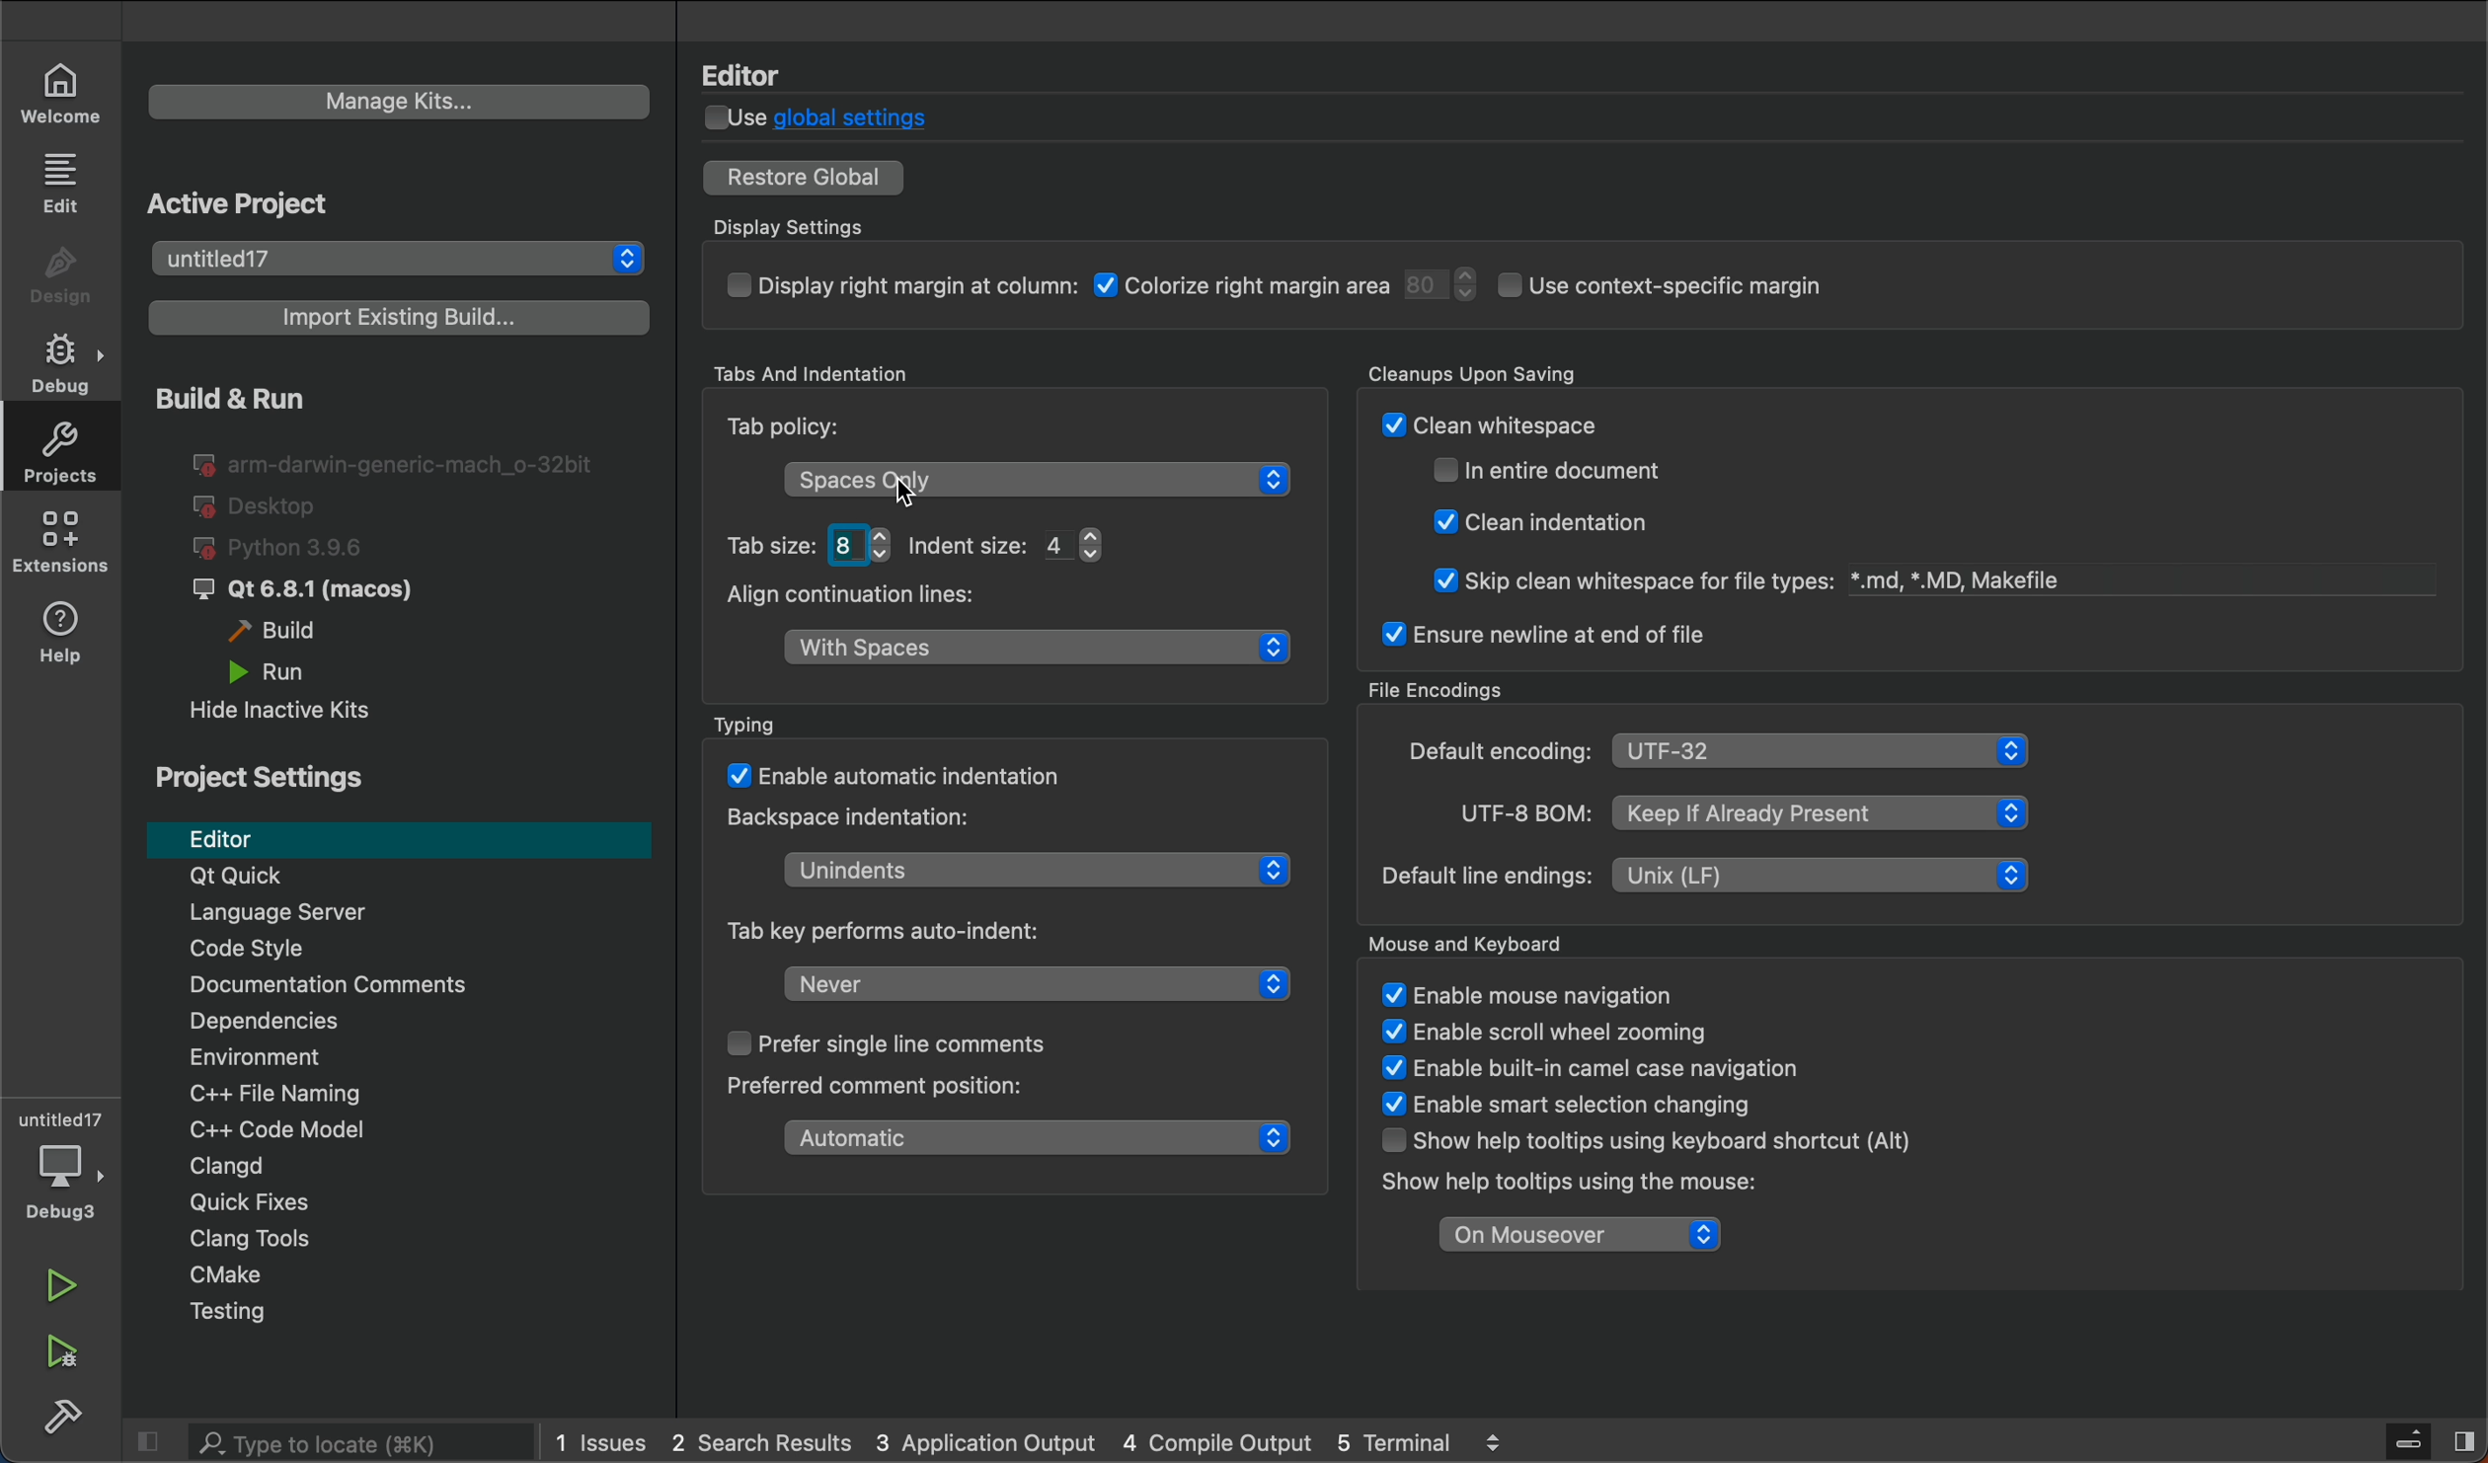  I want to click on debug, so click(69, 361).